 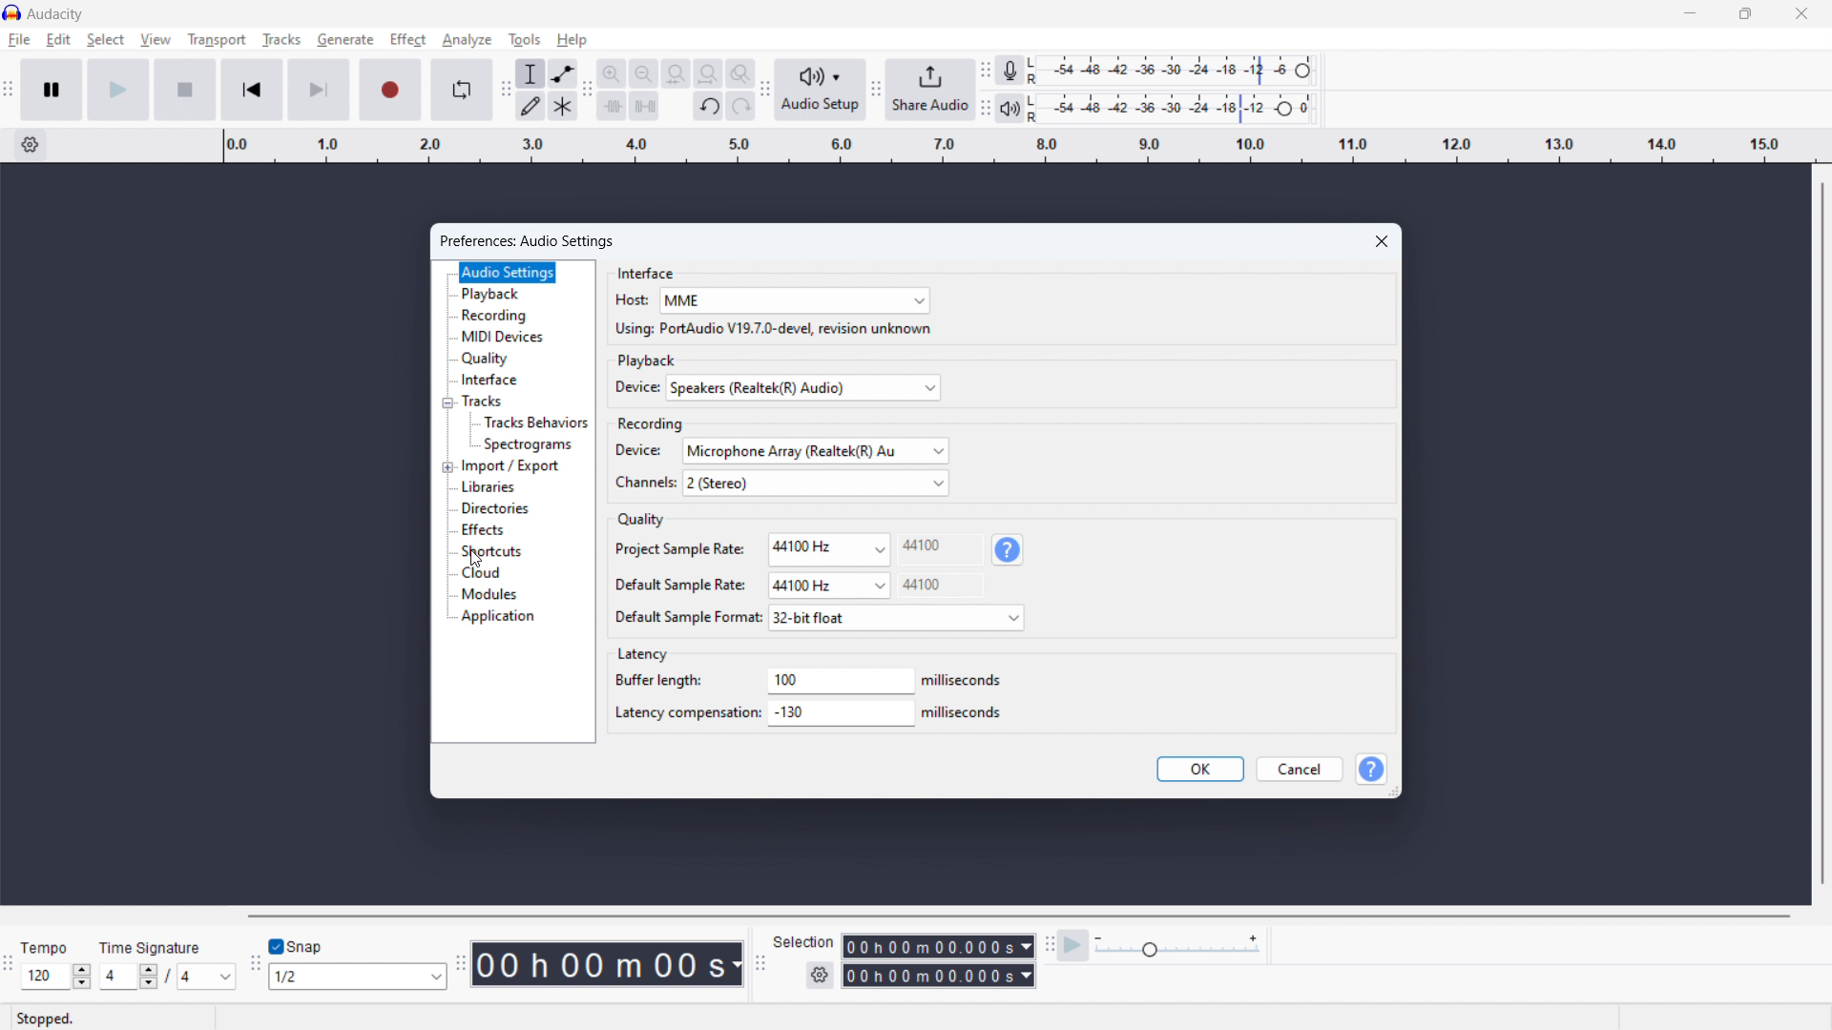 What do you see at coordinates (688, 697) in the screenshot?
I see `Latency settings` at bounding box center [688, 697].